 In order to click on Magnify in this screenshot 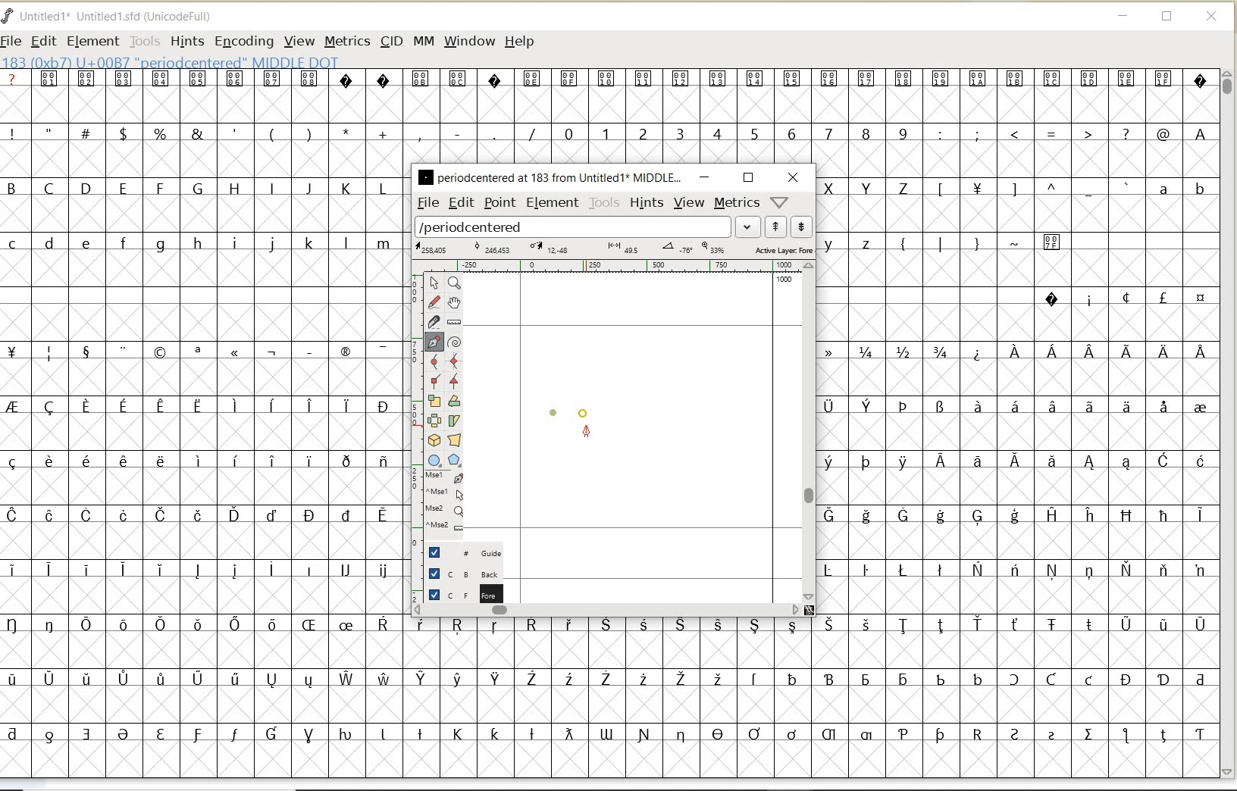, I will do `click(454, 283)`.